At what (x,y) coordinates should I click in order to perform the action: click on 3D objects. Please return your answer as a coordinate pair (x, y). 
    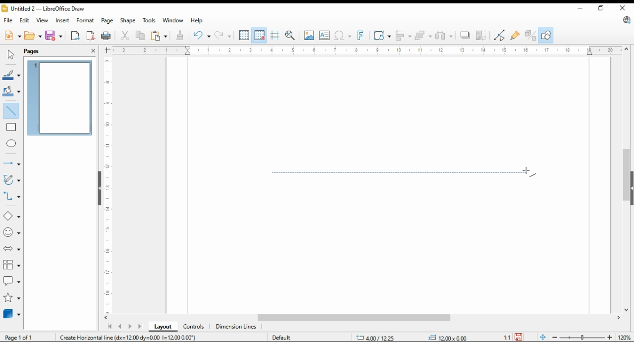
    Looking at the image, I should click on (12, 313).